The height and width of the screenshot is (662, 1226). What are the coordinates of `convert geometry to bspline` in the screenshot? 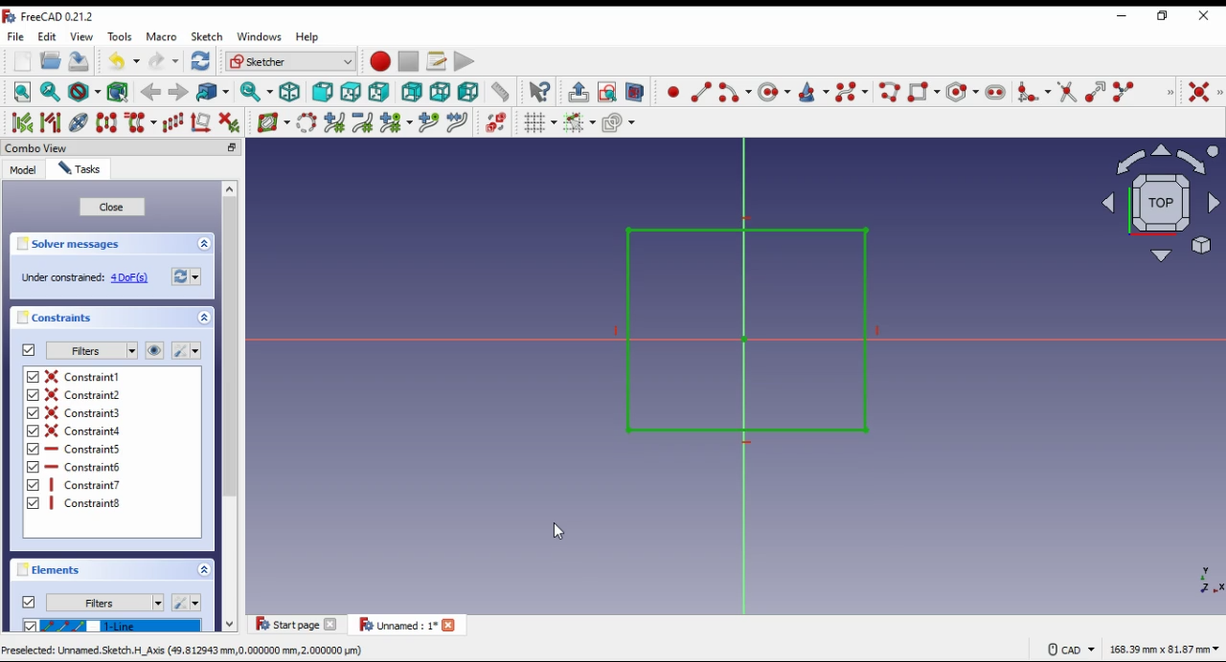 It's located at (307, 123).